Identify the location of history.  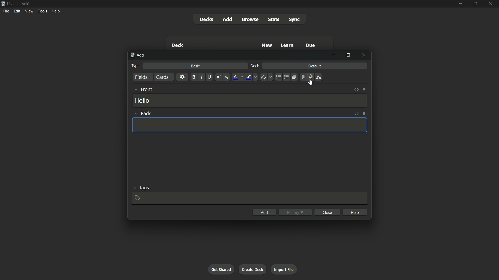
(296, 212).